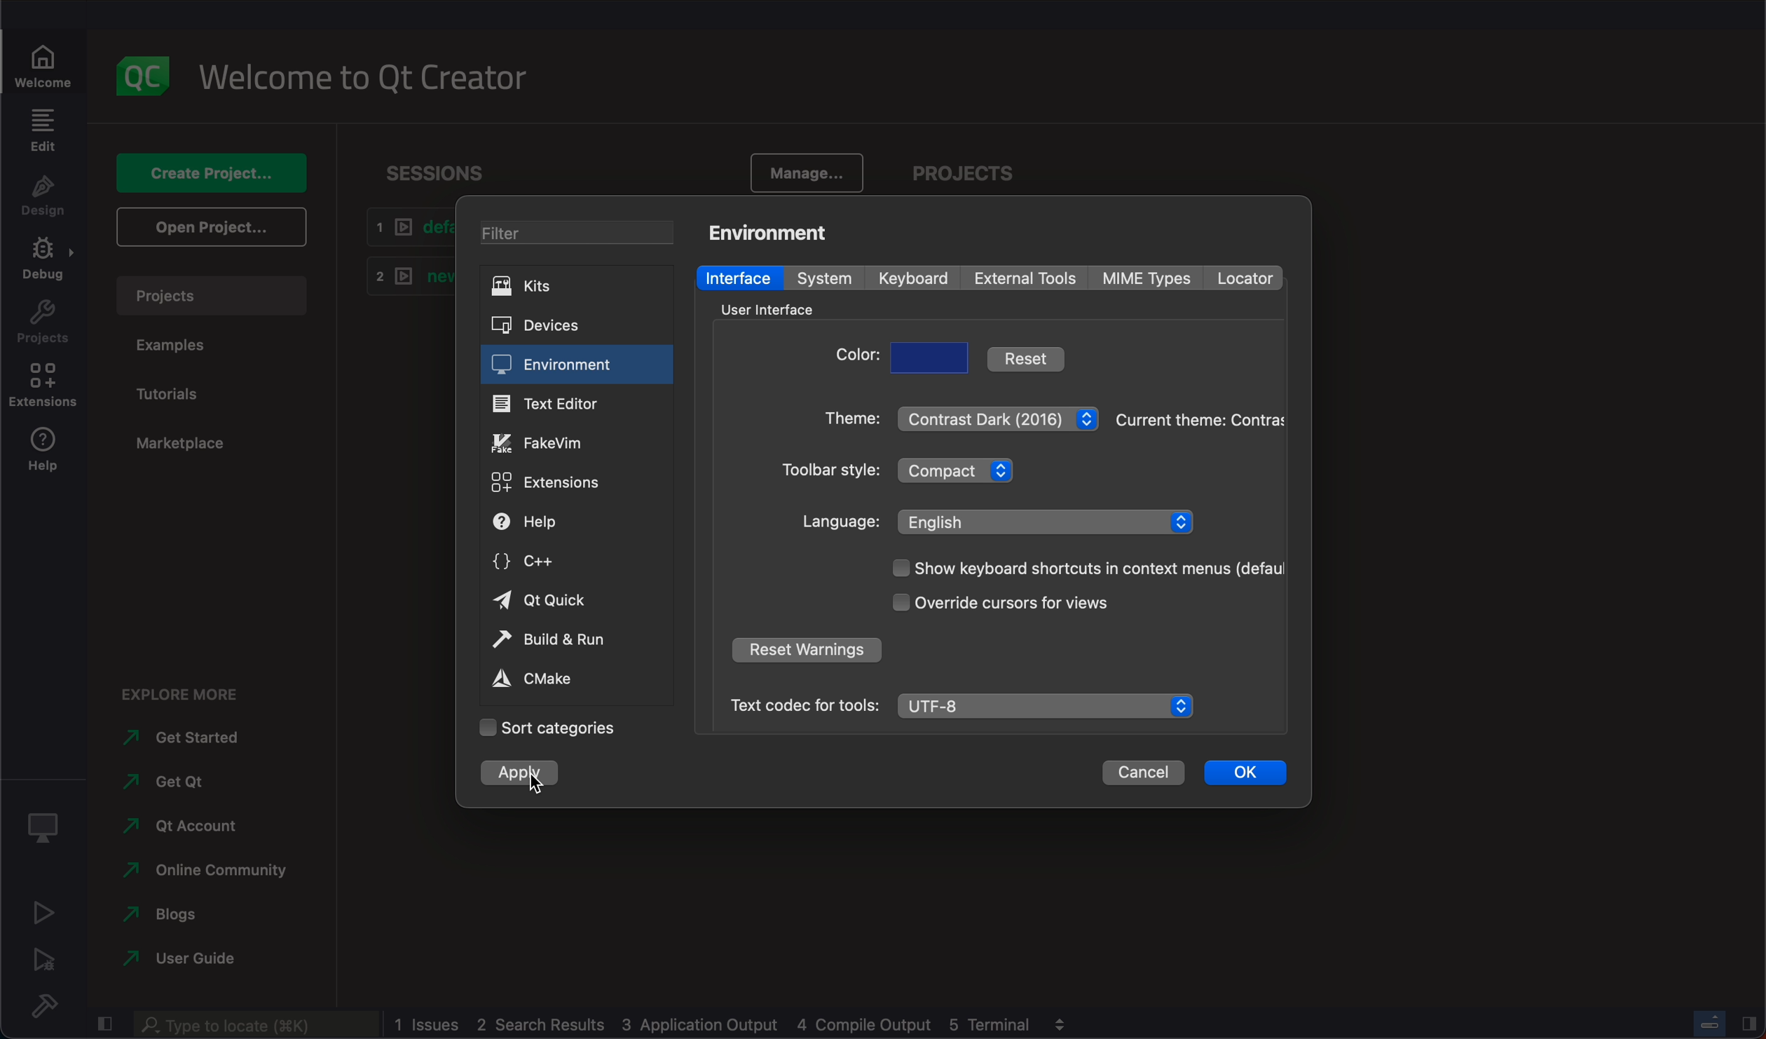 Image resolution: width=1766 pixels, height=1039 pixels. What do you see at coordinates (175, 959) in the screenshot?
I see `guide` at bounding box center [175, 959].